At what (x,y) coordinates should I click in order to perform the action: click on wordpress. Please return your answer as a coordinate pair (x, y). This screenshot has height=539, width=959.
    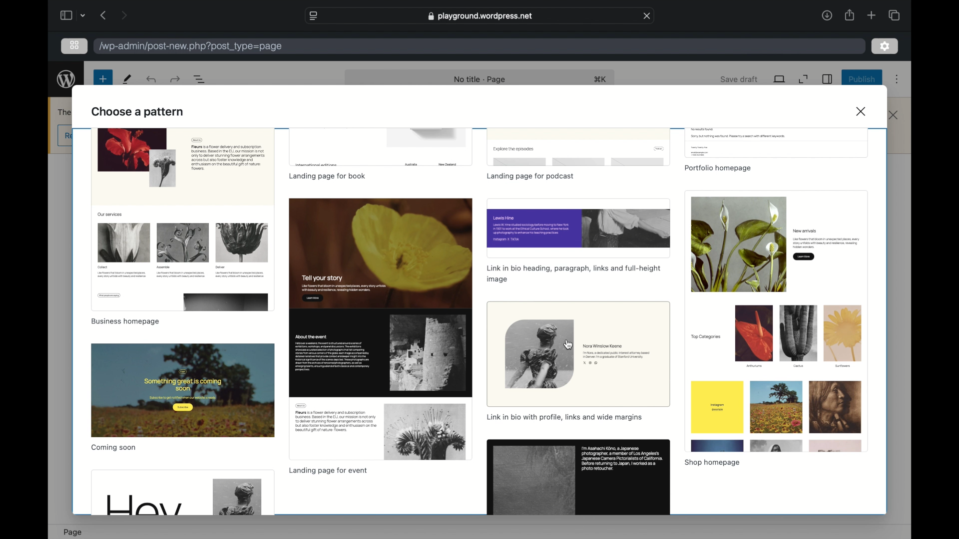
    Looking at the image, I should click on (66, 79).